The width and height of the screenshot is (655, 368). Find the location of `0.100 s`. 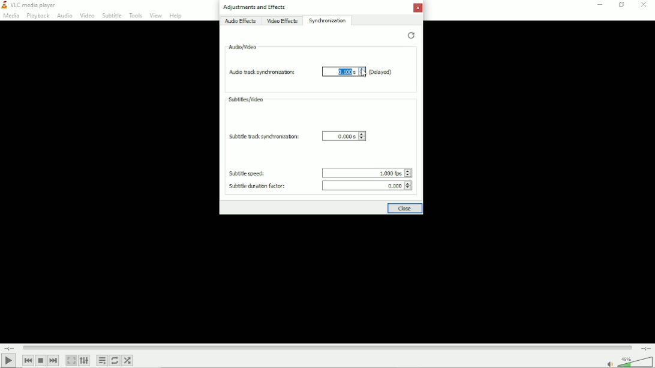

0.100 s is located at coordinates (347, 72).